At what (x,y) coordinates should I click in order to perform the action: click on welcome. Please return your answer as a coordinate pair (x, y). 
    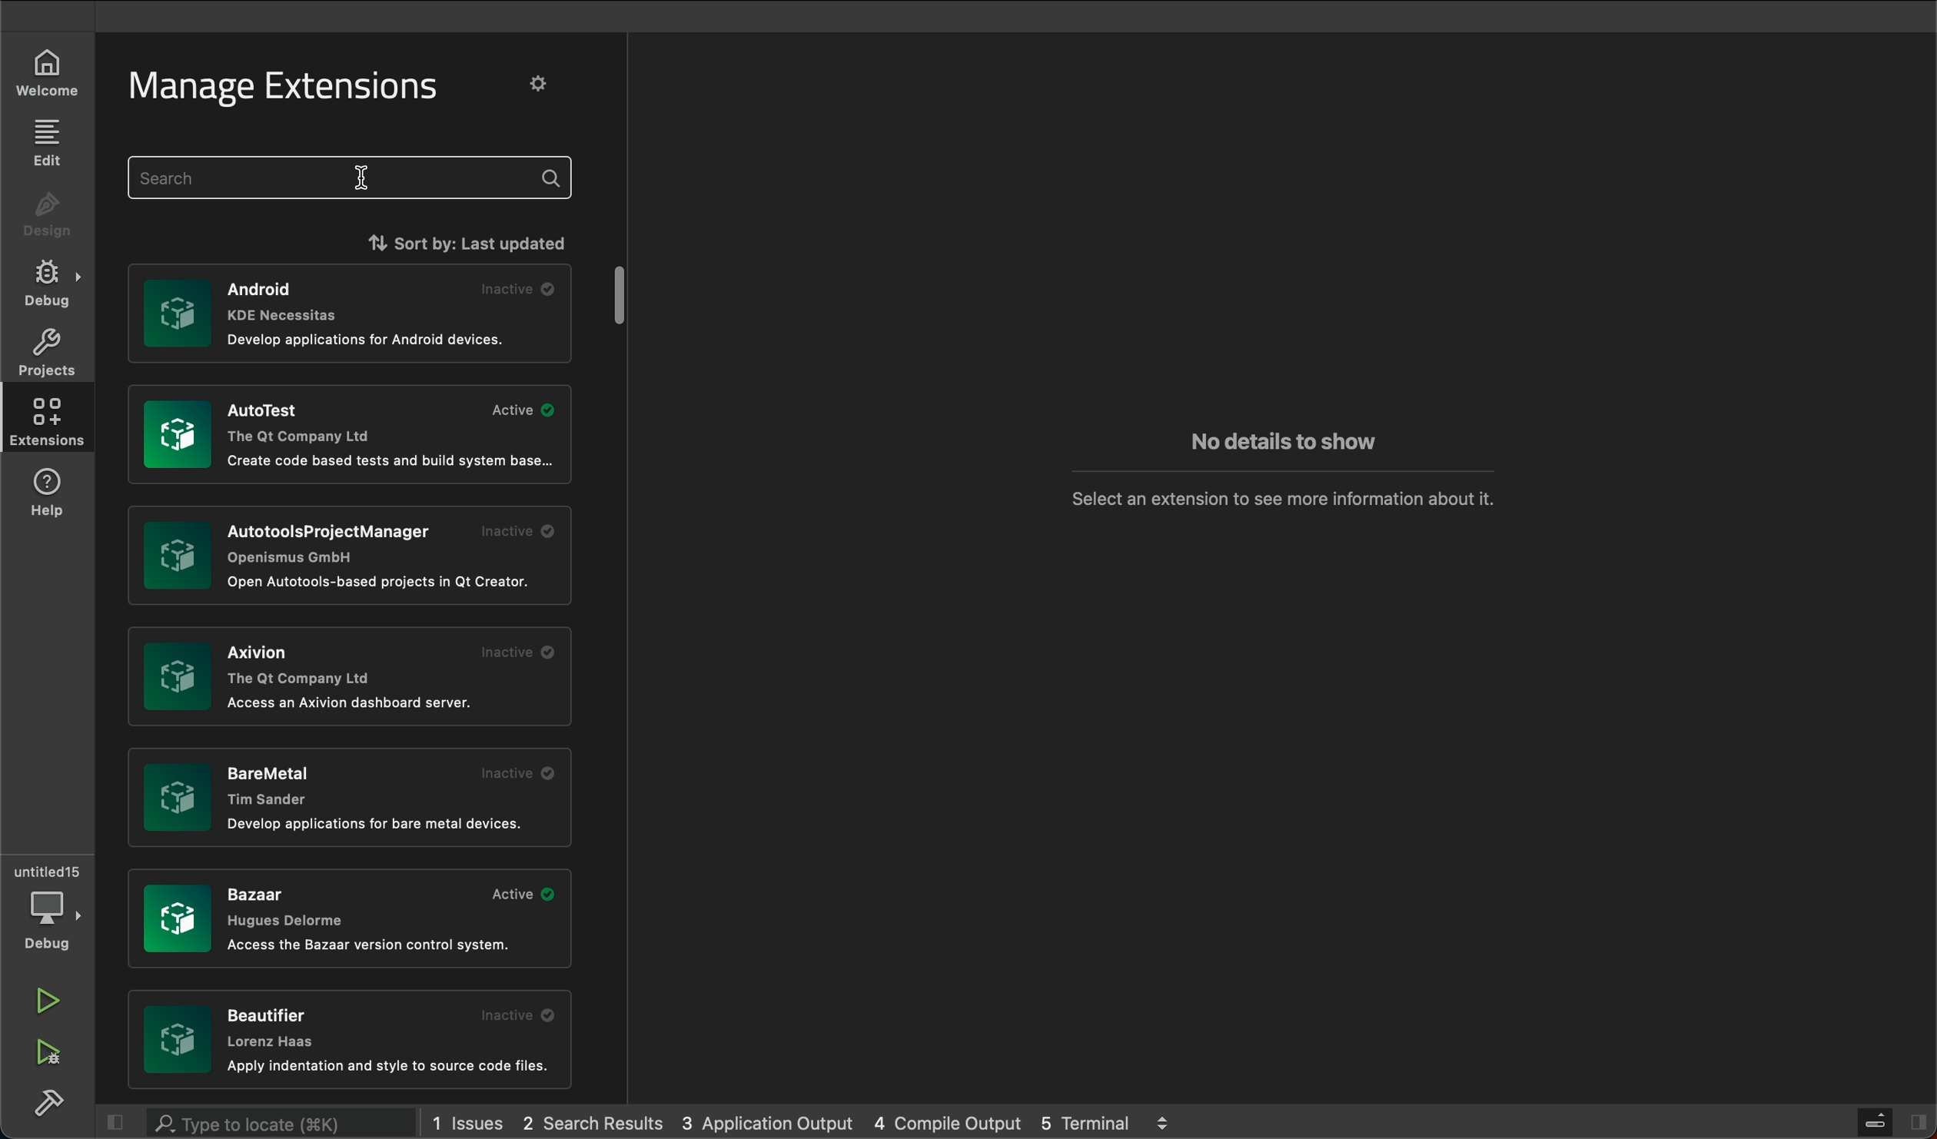
    Looking at the image, I should click on (41, 77).